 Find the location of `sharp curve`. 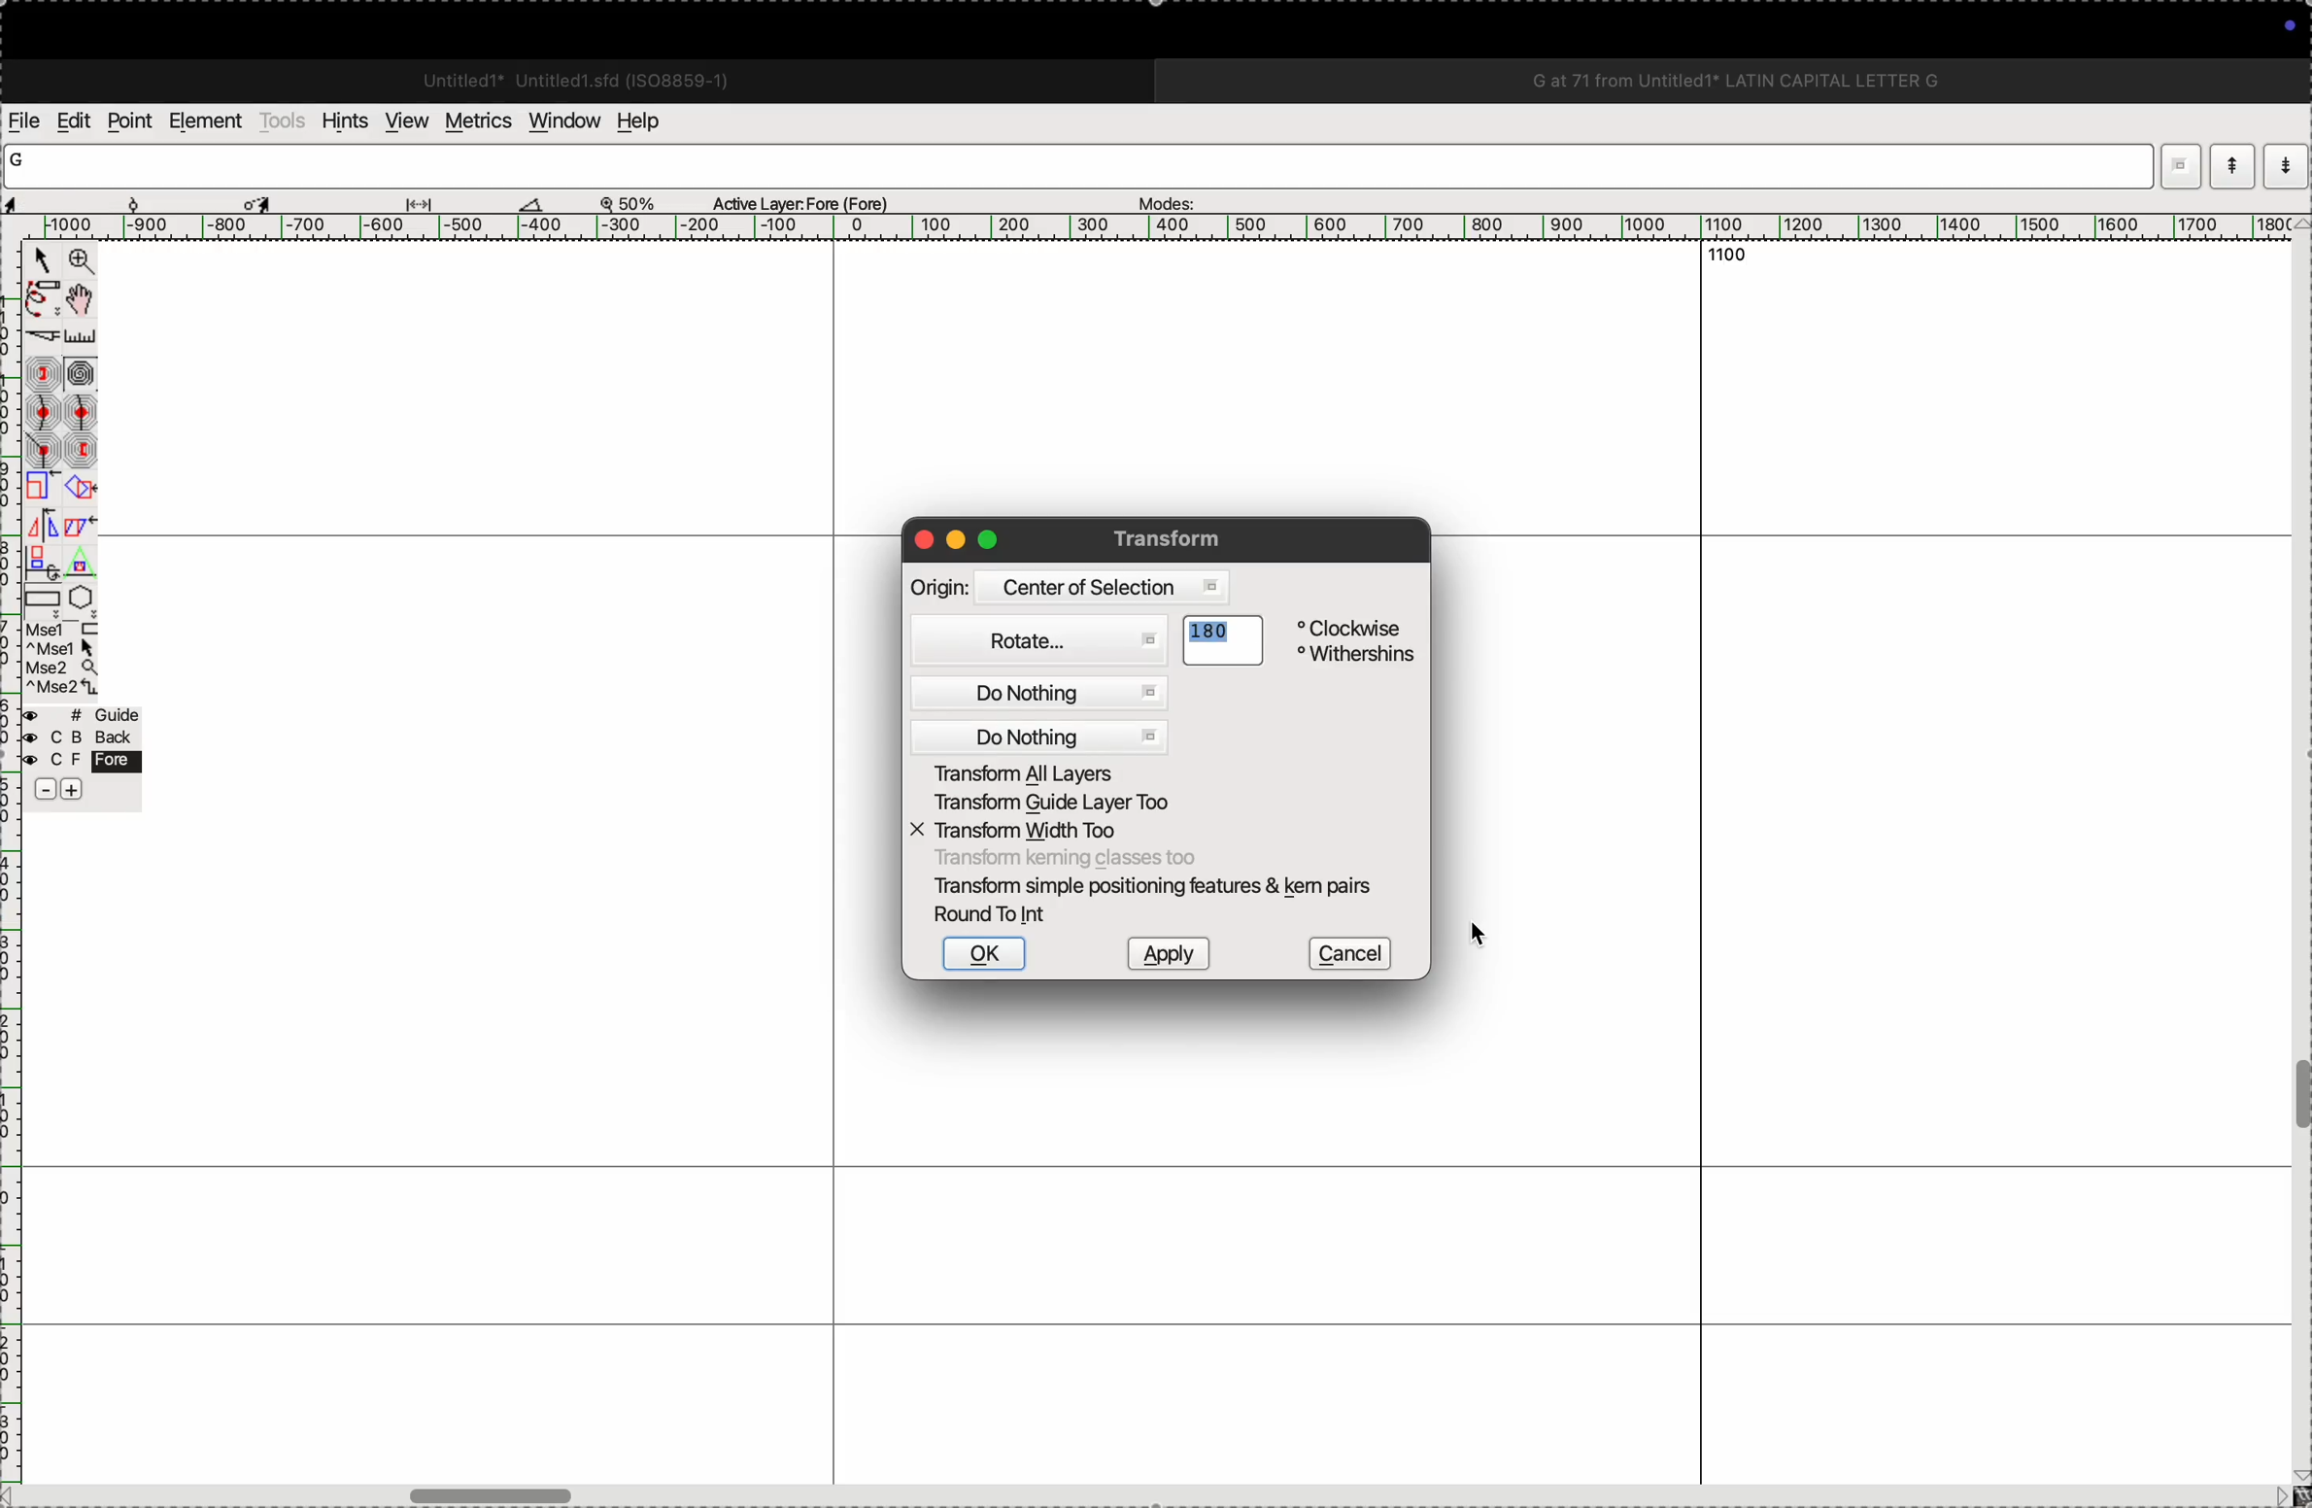

sharp curve is located at coordinates (80, 411).